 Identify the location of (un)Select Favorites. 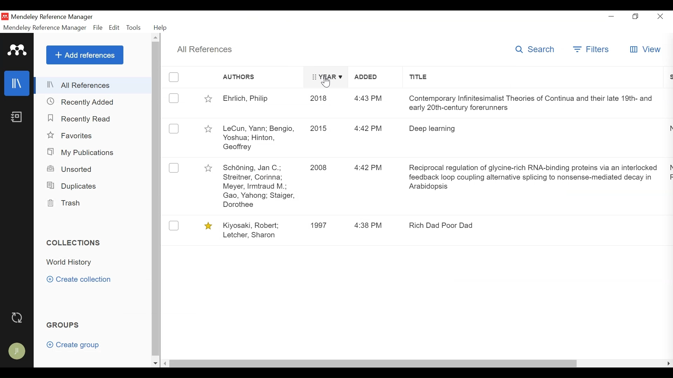
(208, 167).